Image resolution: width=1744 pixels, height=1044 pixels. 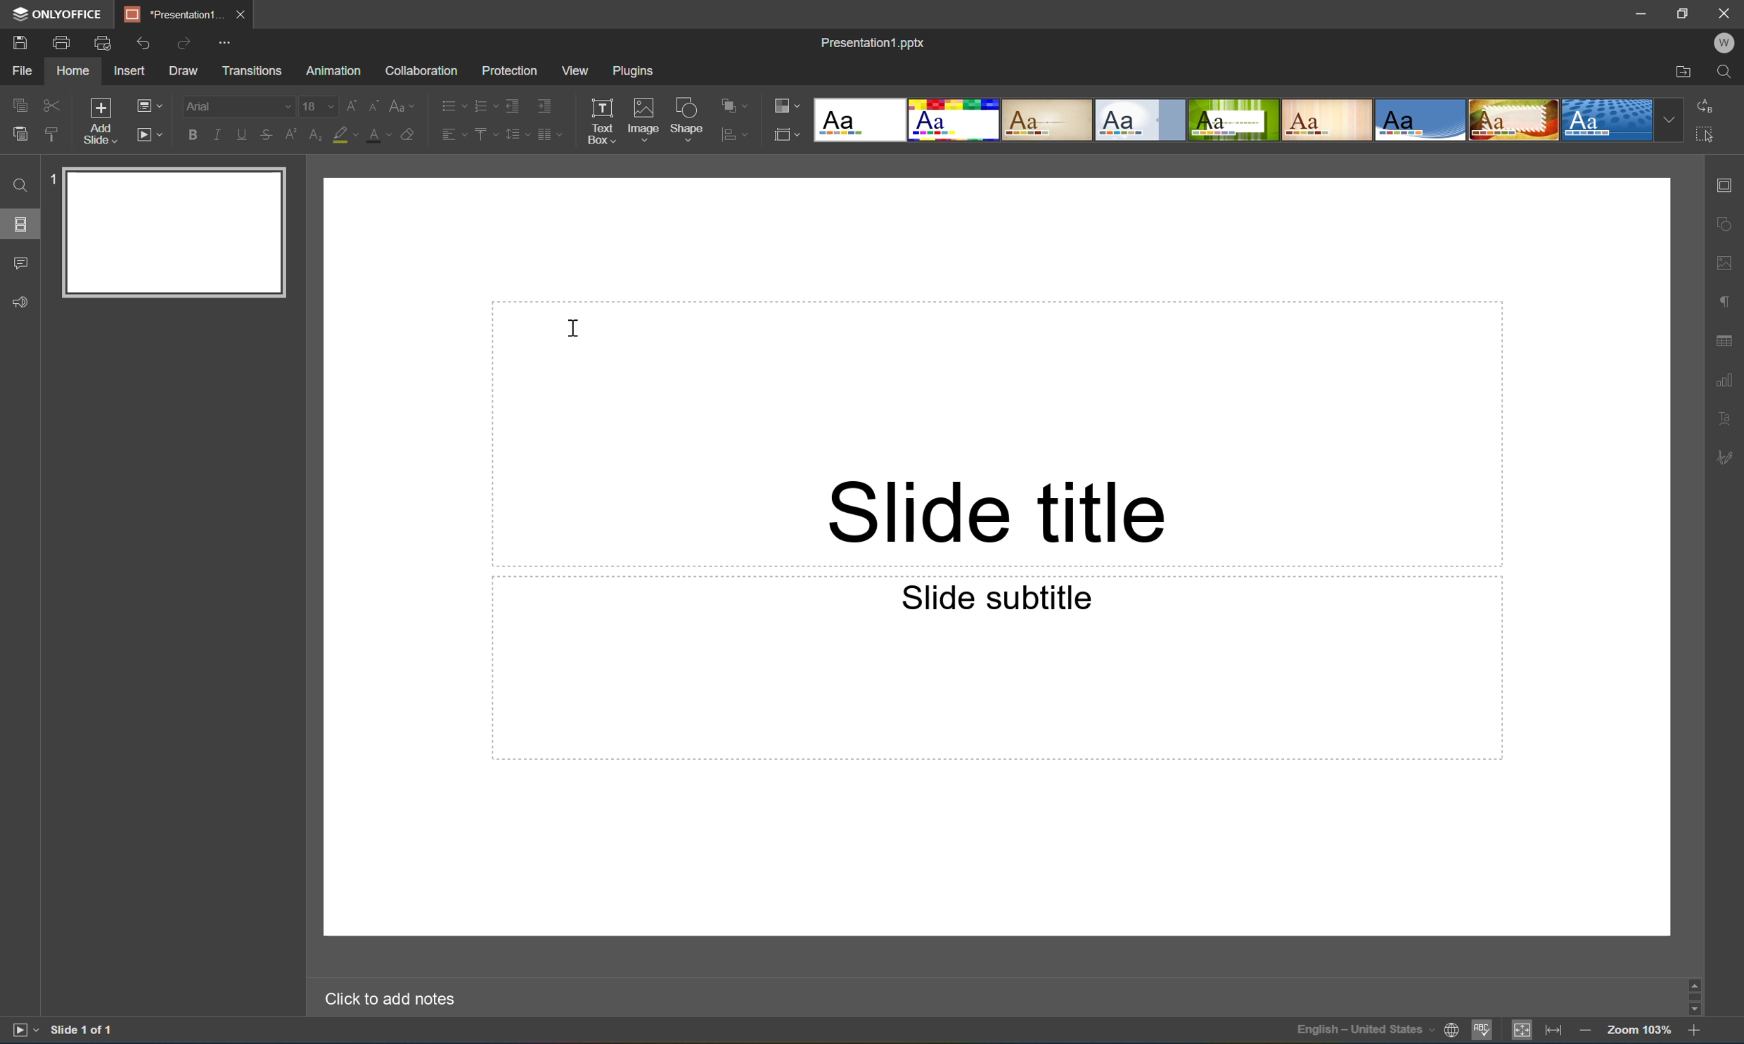 What do you see at coordinates (992, 596) in the screenshot?
I see `Slide subtitle` at bounding box center [992, 596].